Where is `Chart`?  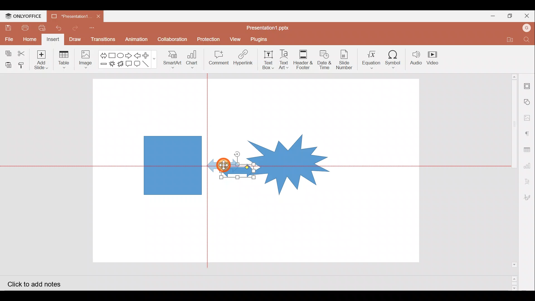 Chart is located at coordinates (193, 61).